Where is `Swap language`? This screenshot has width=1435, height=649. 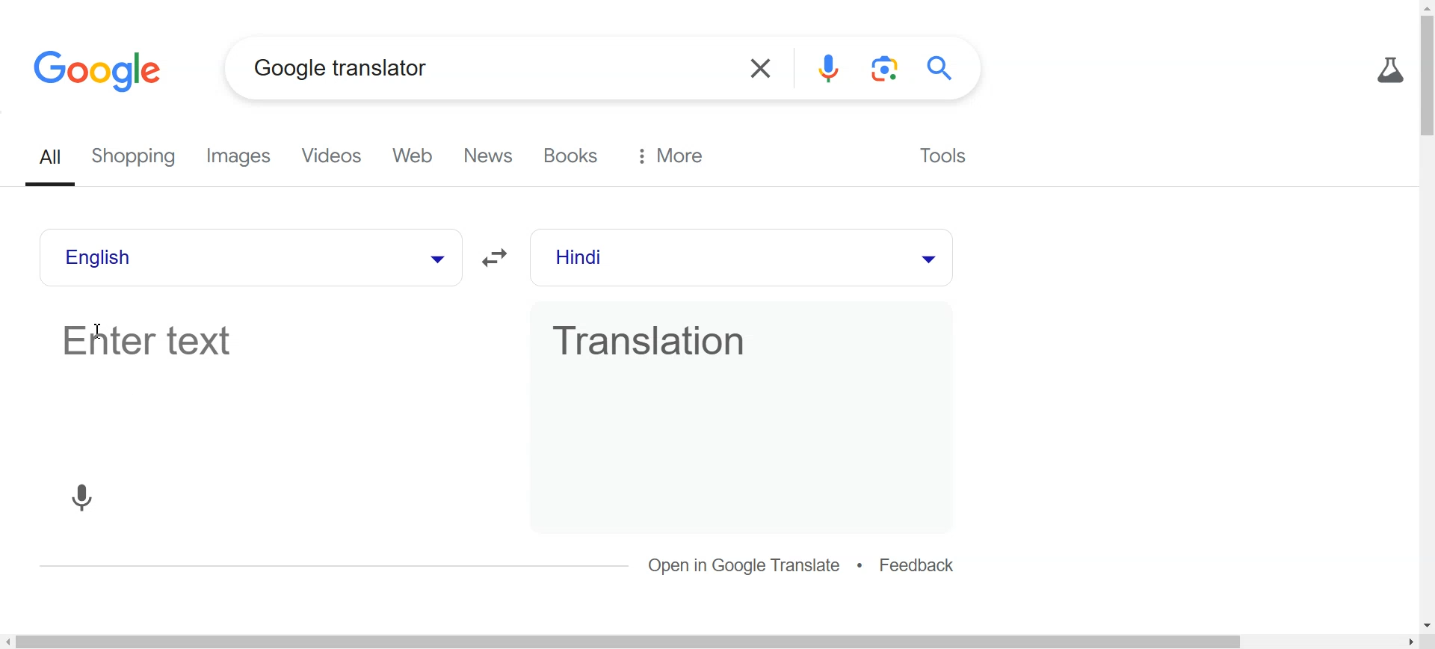
Swap language is located at coordinates (499, 258).